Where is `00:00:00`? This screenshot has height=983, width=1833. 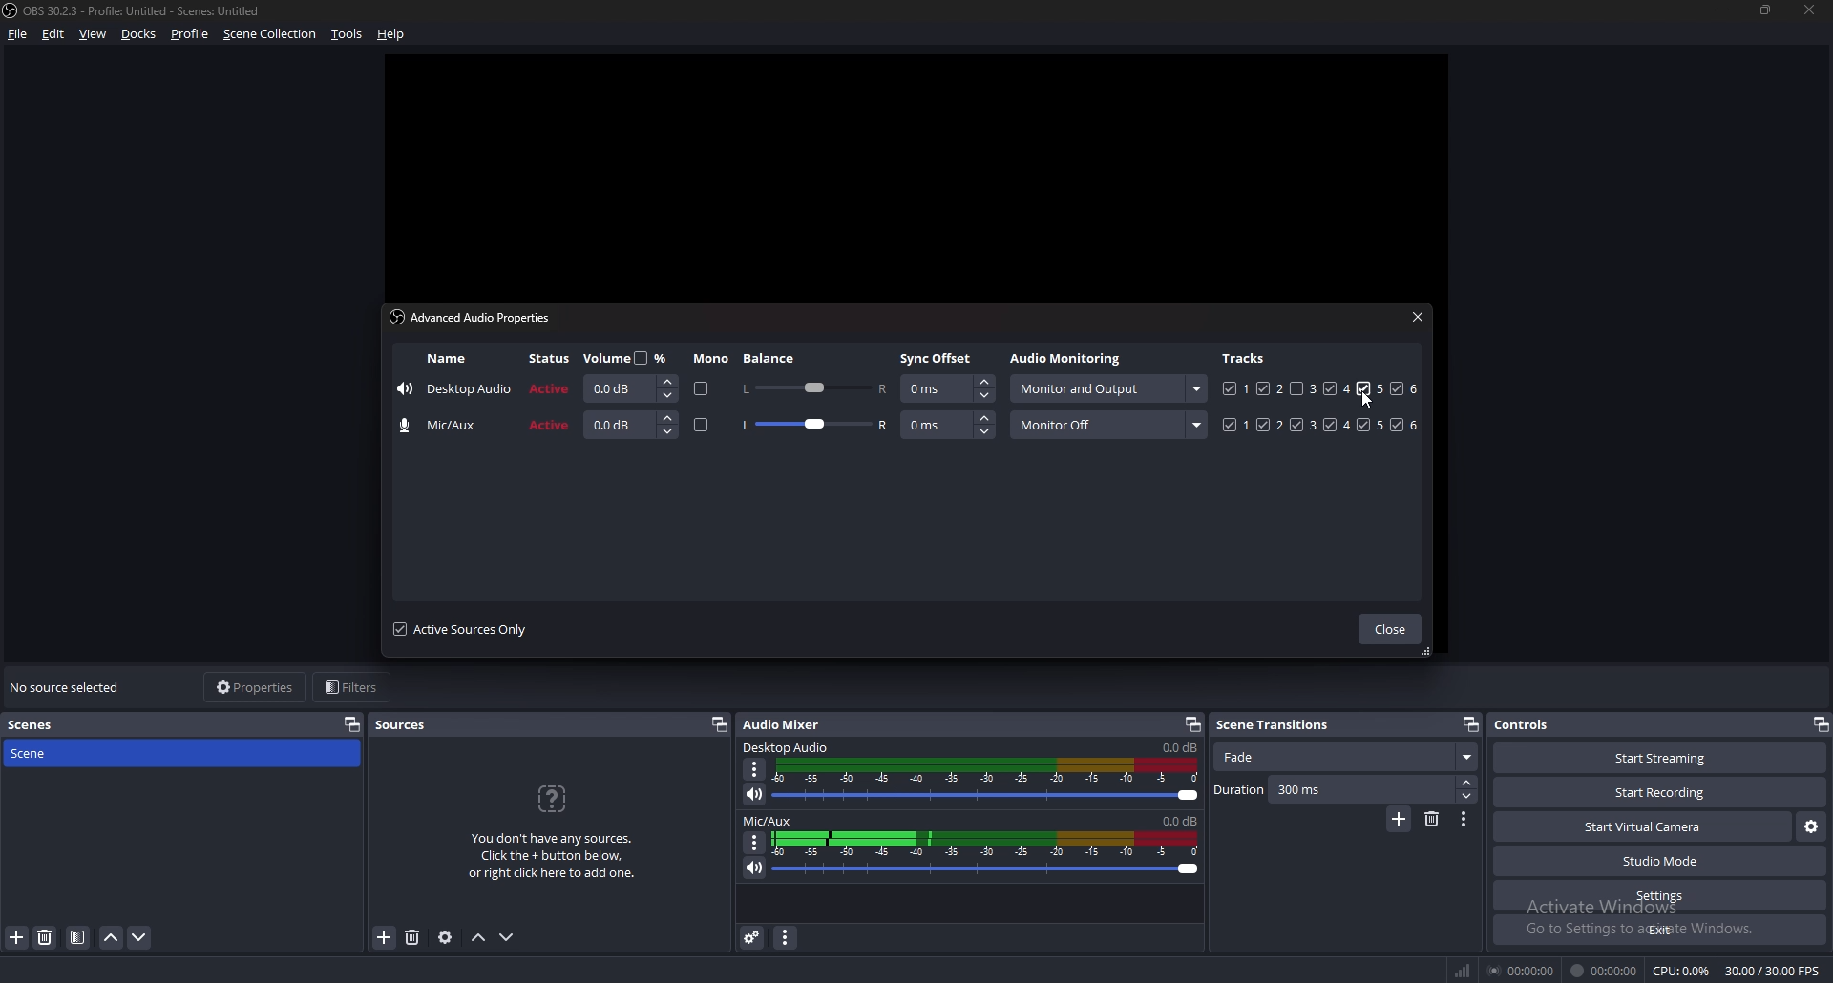
00:00:00 is located at coordinates (1524, 970).